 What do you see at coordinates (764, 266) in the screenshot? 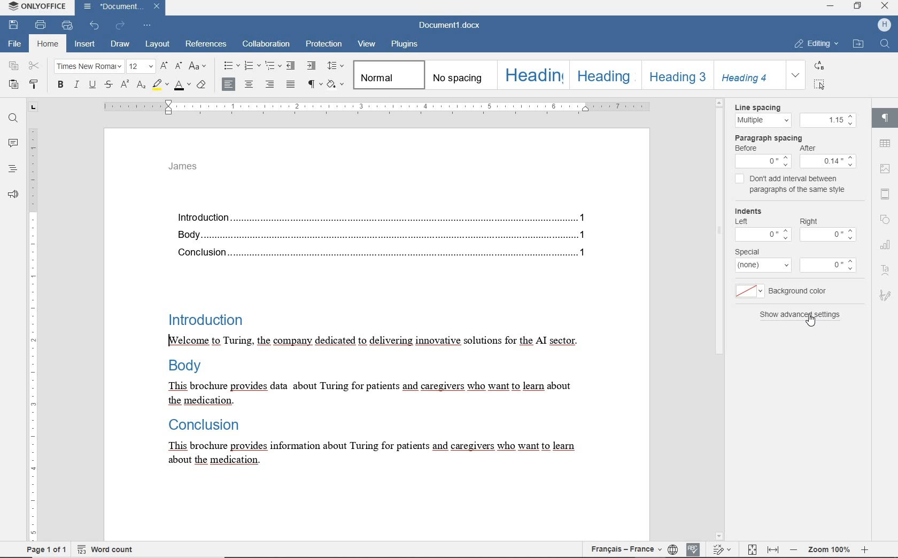
I see `more options` at bounding box center [764, 266].